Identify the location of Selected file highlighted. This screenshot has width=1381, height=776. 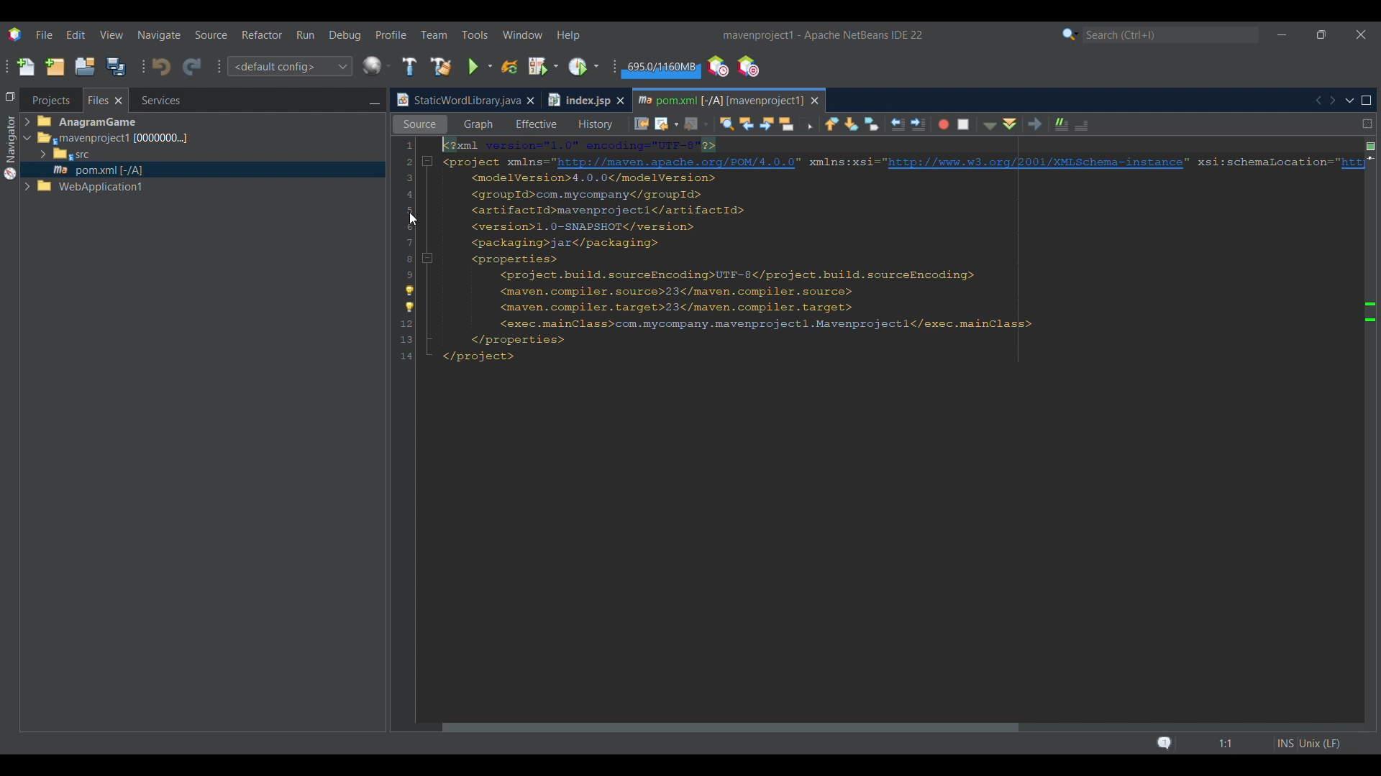
(203, 170).